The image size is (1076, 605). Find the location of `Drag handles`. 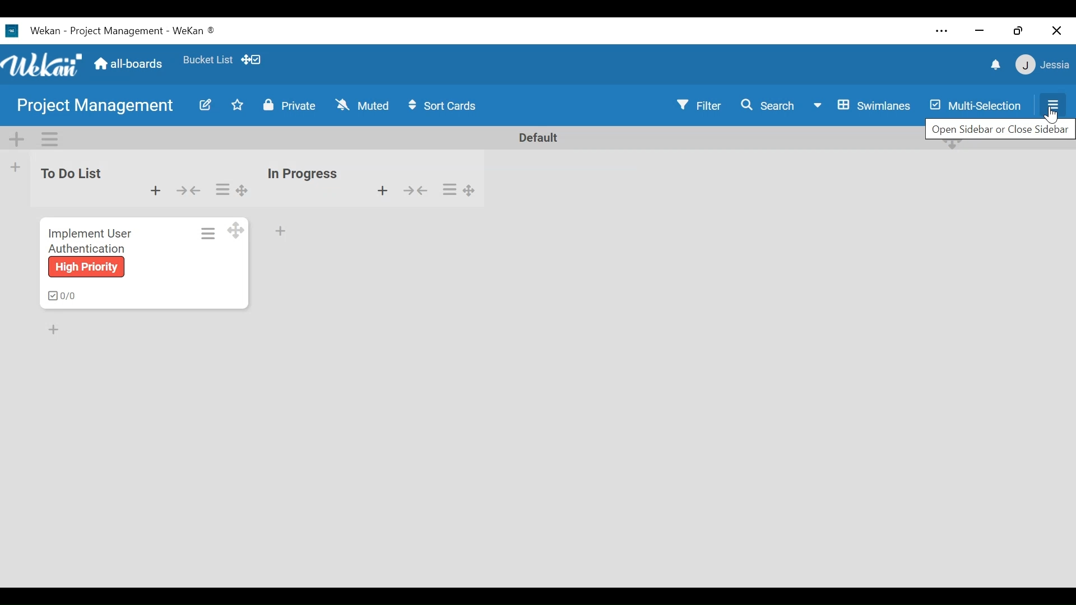

Drag handles is located at coordinates (244, 190).